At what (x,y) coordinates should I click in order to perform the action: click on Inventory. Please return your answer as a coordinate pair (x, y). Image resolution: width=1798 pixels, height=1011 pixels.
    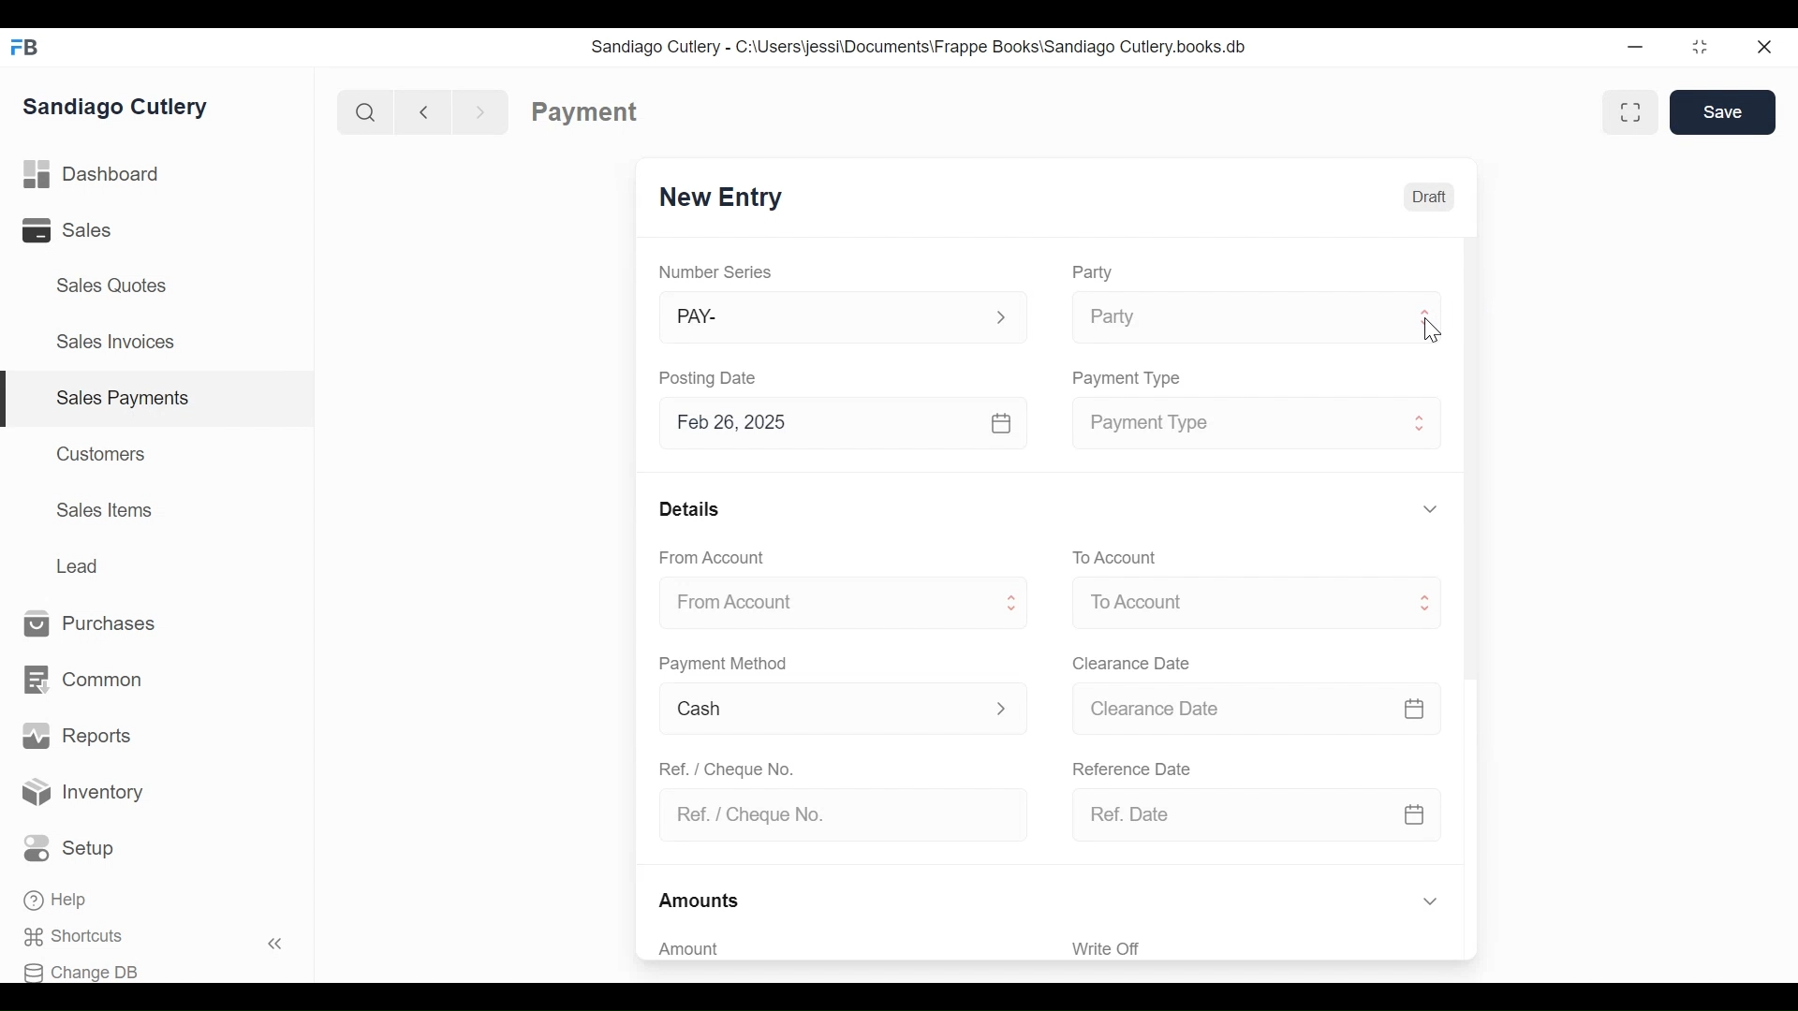
    Looking at the image, I should click on (84, 793).